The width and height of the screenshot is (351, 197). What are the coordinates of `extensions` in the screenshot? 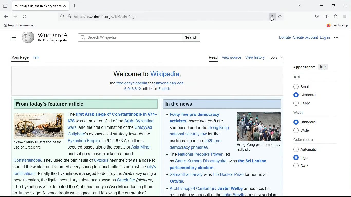 It's located at (335, 16).